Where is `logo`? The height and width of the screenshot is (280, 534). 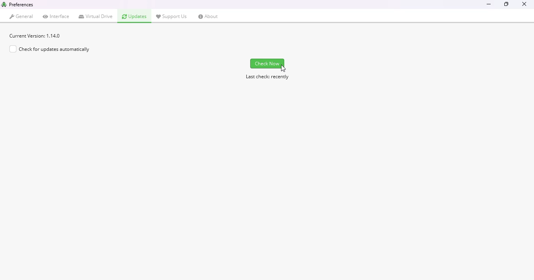
logo is located at coordinates (4, 4).